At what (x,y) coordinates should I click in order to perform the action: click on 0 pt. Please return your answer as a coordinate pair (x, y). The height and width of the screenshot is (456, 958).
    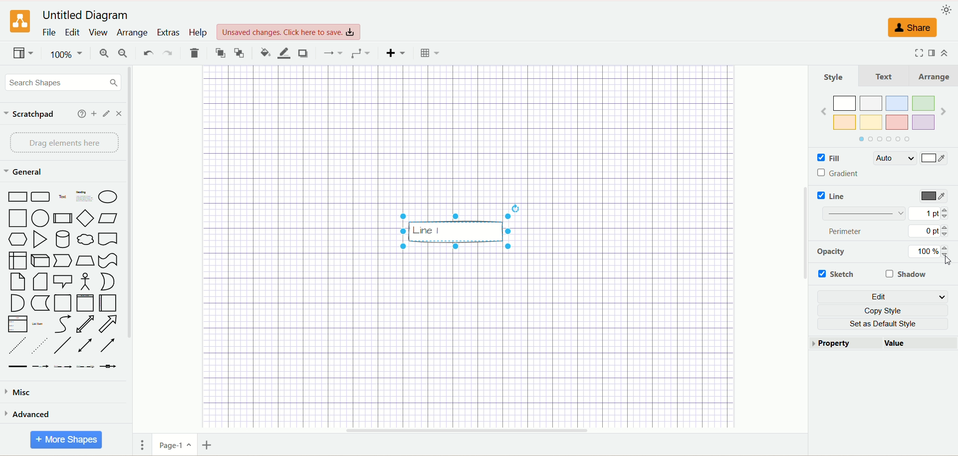
    Looking at the image, I should click on (929, 232).